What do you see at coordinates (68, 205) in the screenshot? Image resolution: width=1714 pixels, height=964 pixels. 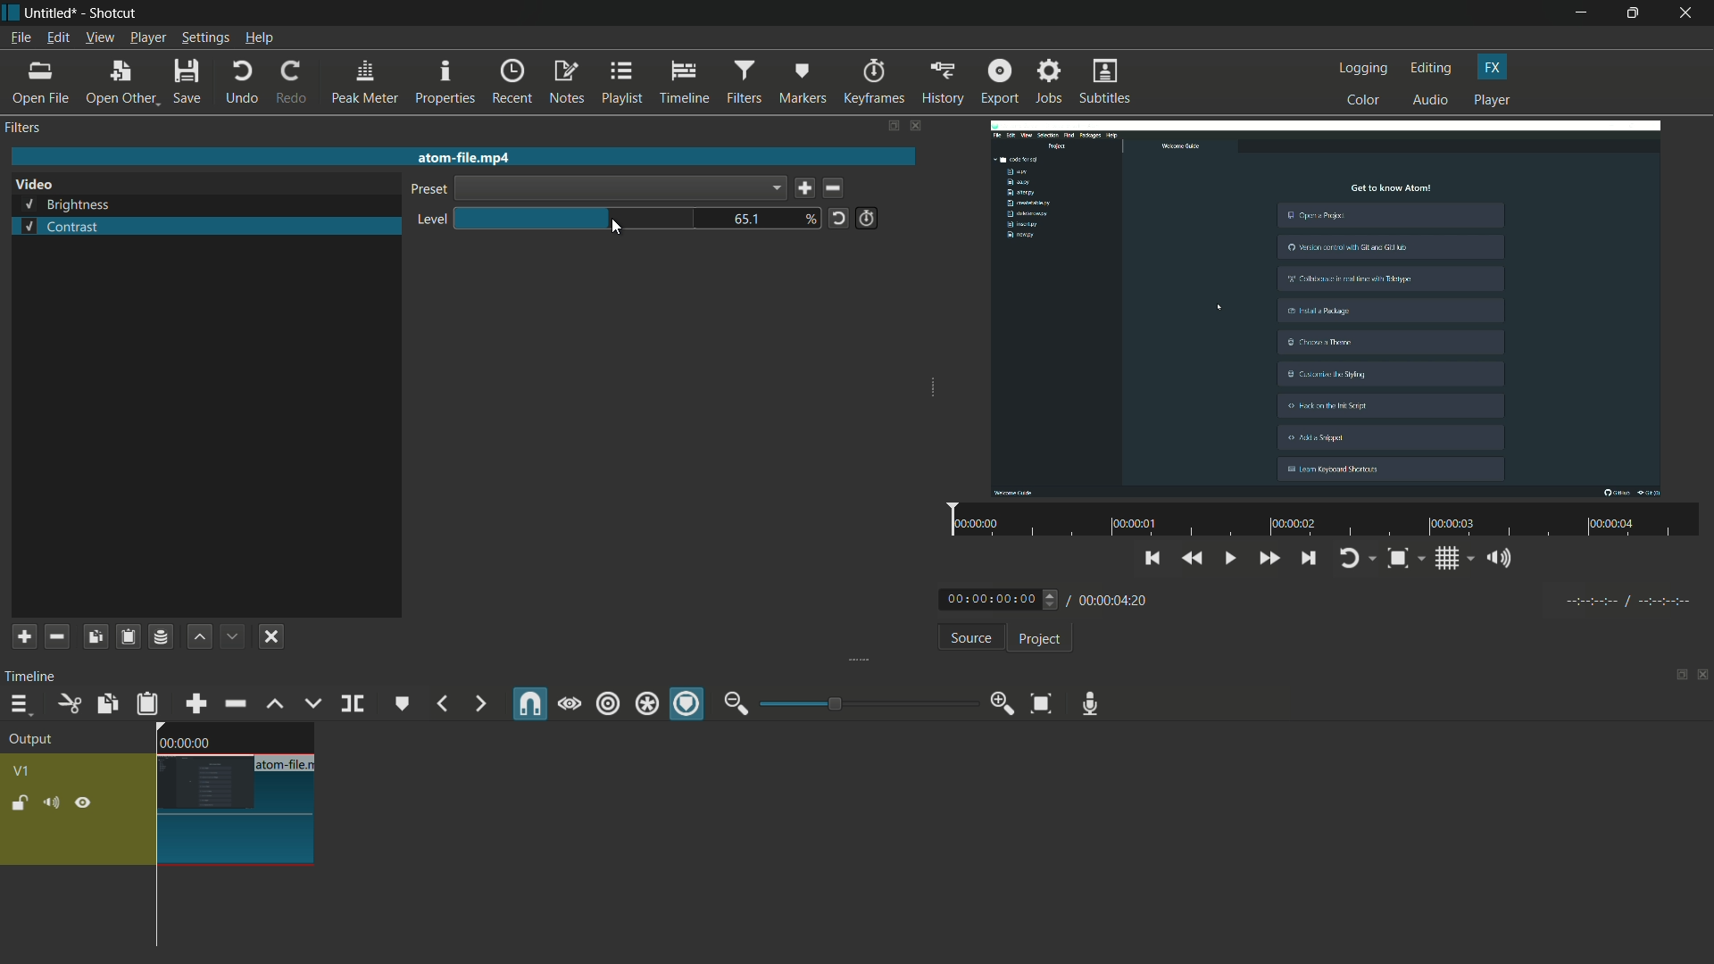 I see `brightness` at bounding box center [68, 205].